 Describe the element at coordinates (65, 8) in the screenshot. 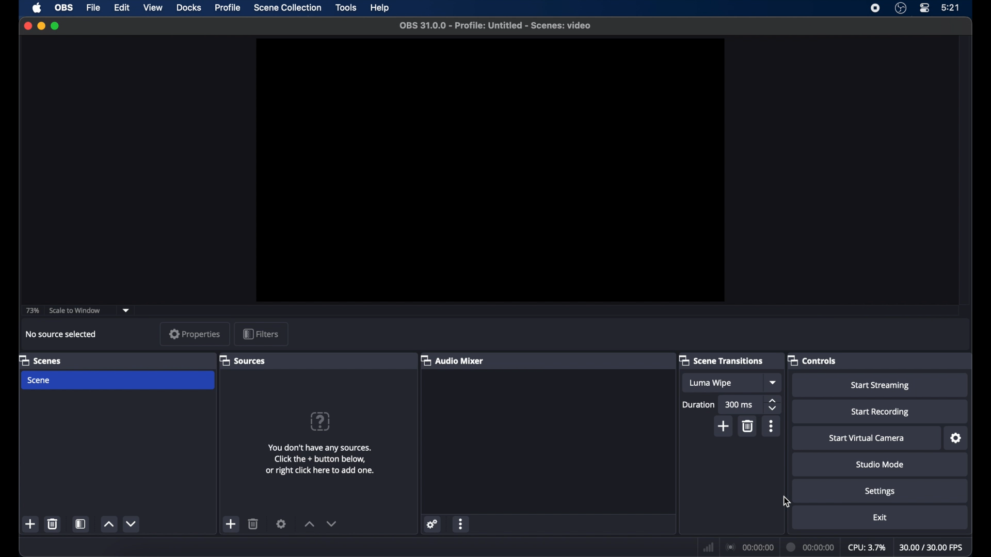

I see `ob` at that location.